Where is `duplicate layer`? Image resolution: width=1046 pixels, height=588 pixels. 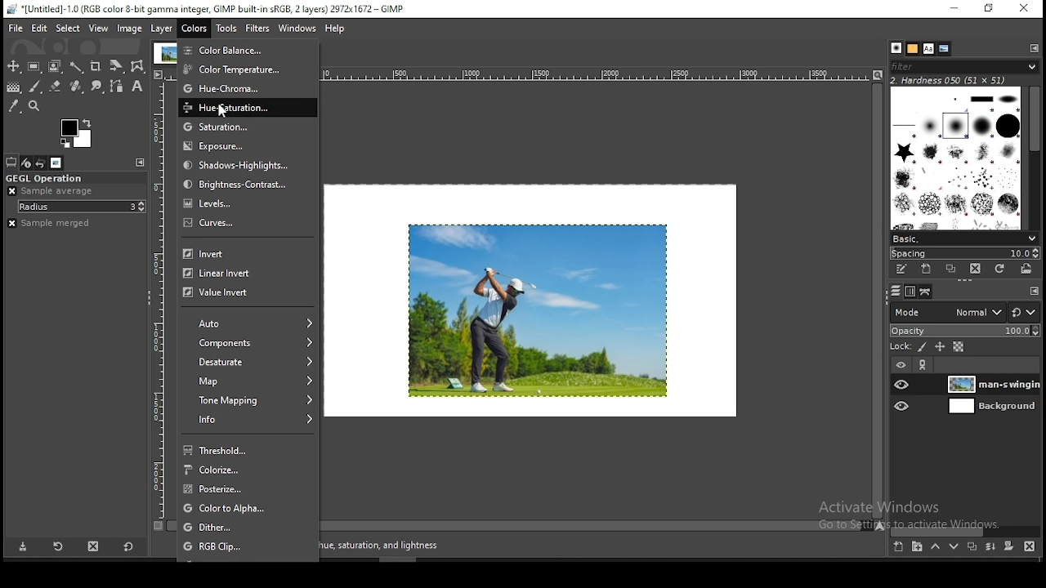 duplicate layer is located at coordinates (972, 546).